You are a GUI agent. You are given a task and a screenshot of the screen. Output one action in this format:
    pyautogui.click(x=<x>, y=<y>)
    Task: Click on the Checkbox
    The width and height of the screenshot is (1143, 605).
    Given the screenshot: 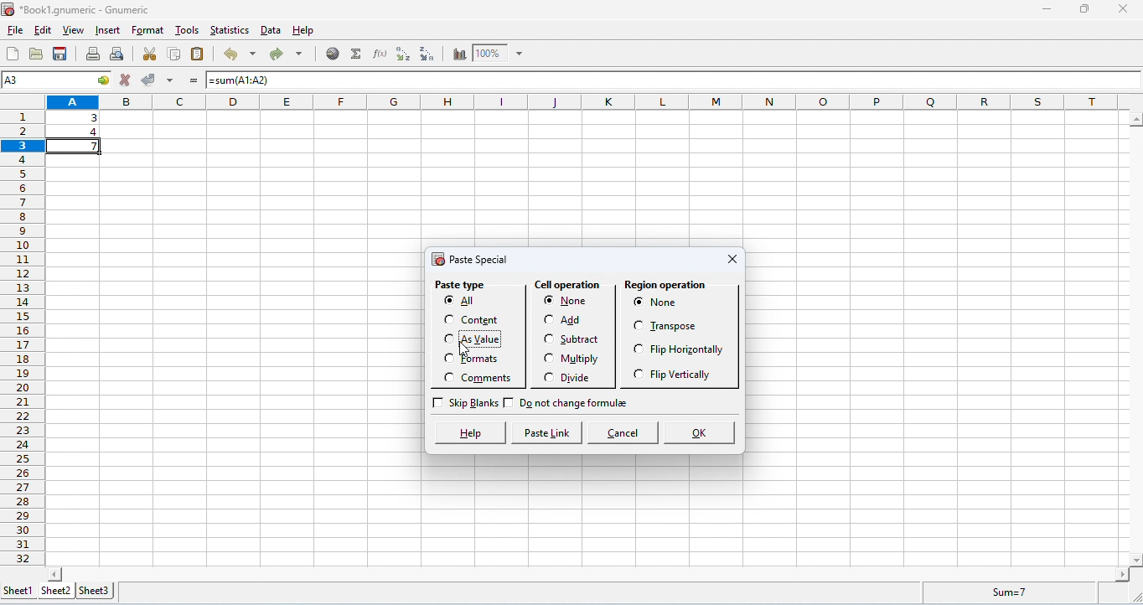 What is the action you would take?
    pyautogui.click(x=638, y=301)
    